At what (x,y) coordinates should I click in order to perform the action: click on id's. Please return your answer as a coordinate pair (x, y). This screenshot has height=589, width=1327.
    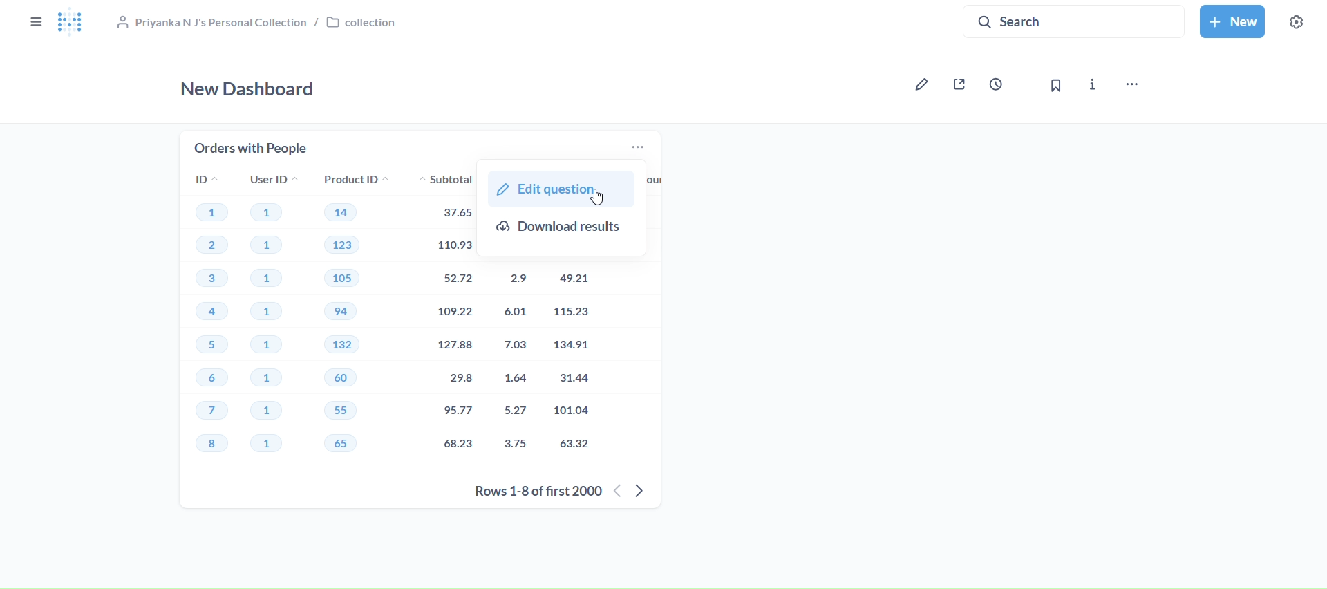
    Looking at the image, I should click on (209, 321).